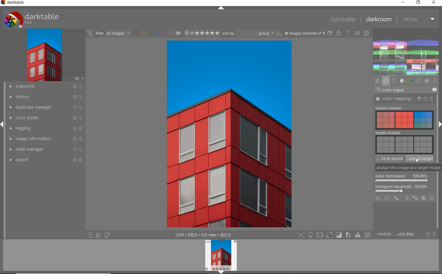 The height and width of the screenshot is (274, 442). Describe the element at coordinates (45, 97) in the screenshot. I see `history` at that location.